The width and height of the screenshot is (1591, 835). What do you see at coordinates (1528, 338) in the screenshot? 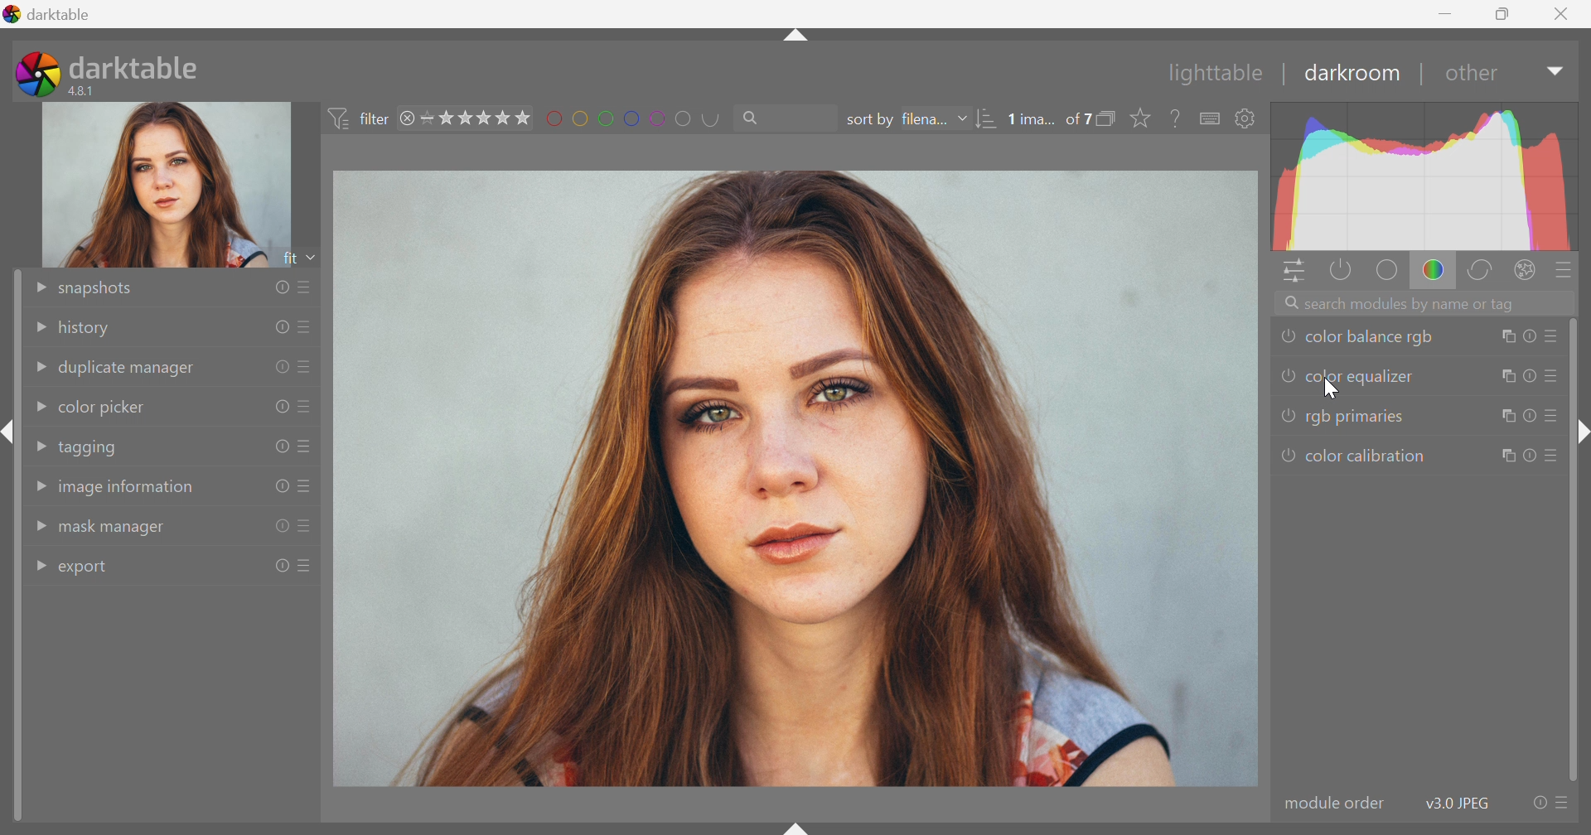
I see `reset` at bounding box center [1528, 338].